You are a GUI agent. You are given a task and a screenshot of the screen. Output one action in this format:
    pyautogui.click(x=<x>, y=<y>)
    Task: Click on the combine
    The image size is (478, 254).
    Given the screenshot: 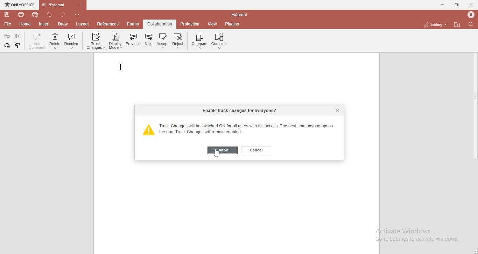 What is the action you would take?
    pyautogui.click(x=220, y=41)
    